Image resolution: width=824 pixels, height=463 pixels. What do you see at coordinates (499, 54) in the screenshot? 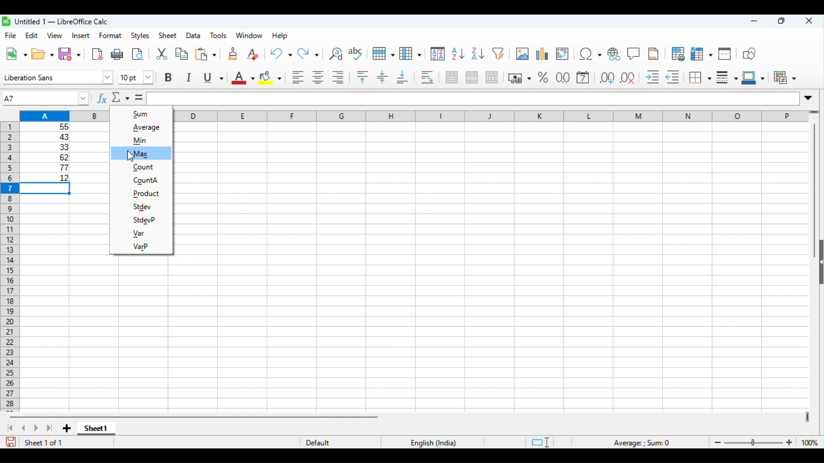
I see `filter` at bounding box center [499, 54].